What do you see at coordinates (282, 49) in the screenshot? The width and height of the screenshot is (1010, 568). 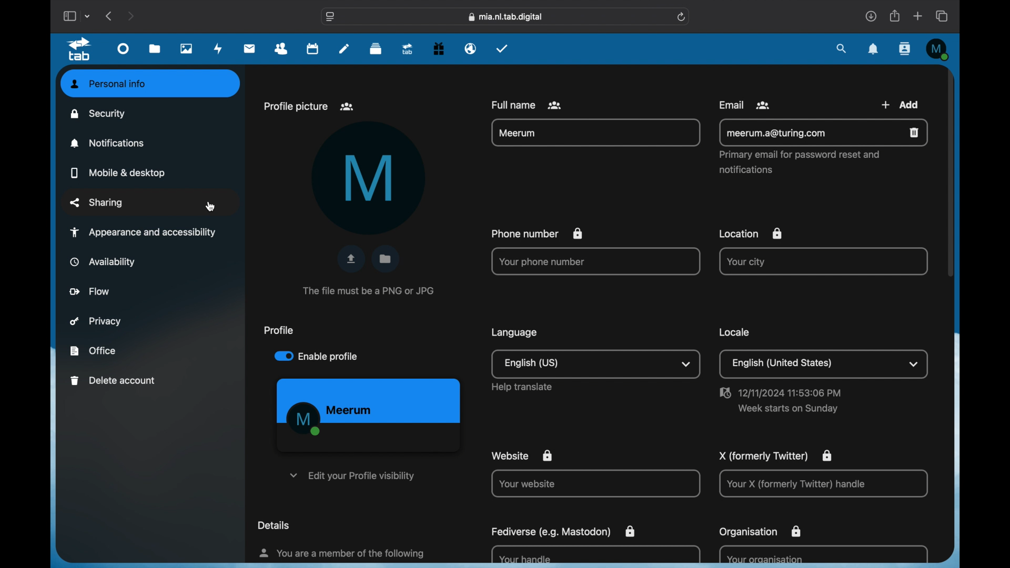 I see `contacts` at bounding box center [282, 49].